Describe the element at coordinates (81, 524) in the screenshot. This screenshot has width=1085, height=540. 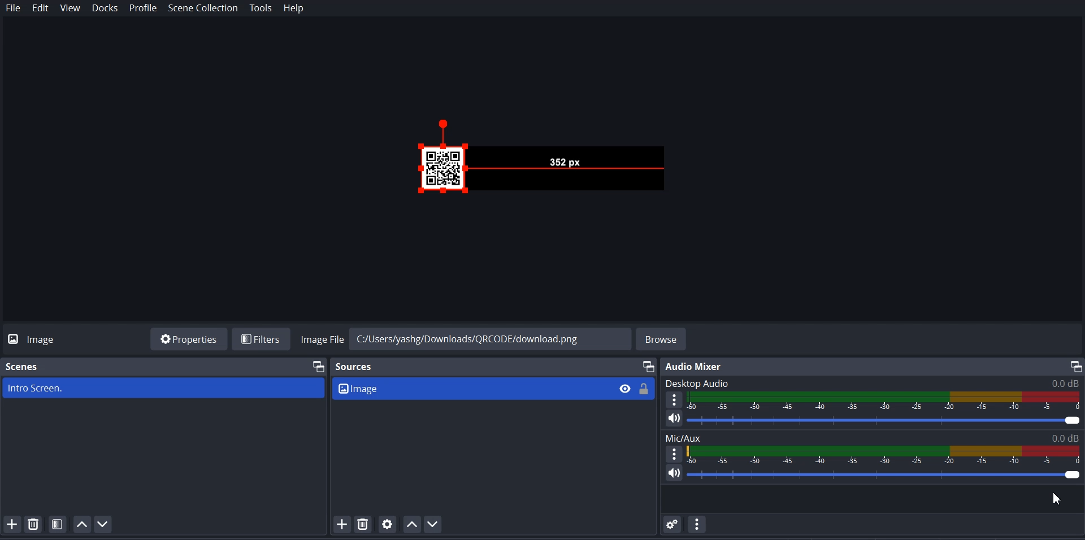
I see `Move scene Up` at that location.